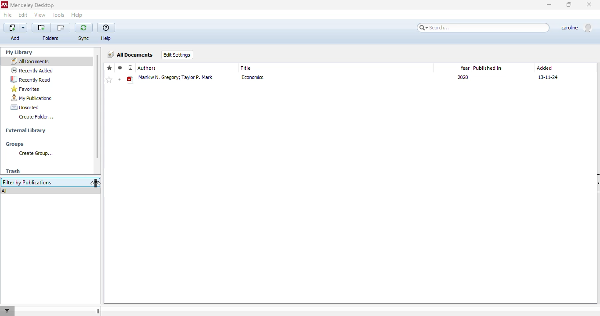 This screenshot has height=316, width=600. I want to click on vertical scroll bar, so click(97, 106).